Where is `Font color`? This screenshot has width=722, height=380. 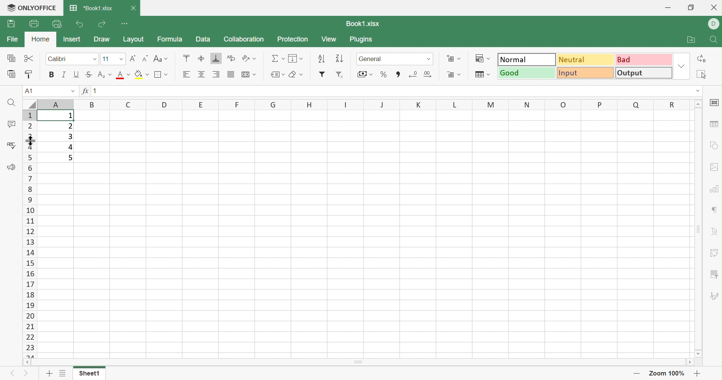
Font color is located at coordinates (120, 74).